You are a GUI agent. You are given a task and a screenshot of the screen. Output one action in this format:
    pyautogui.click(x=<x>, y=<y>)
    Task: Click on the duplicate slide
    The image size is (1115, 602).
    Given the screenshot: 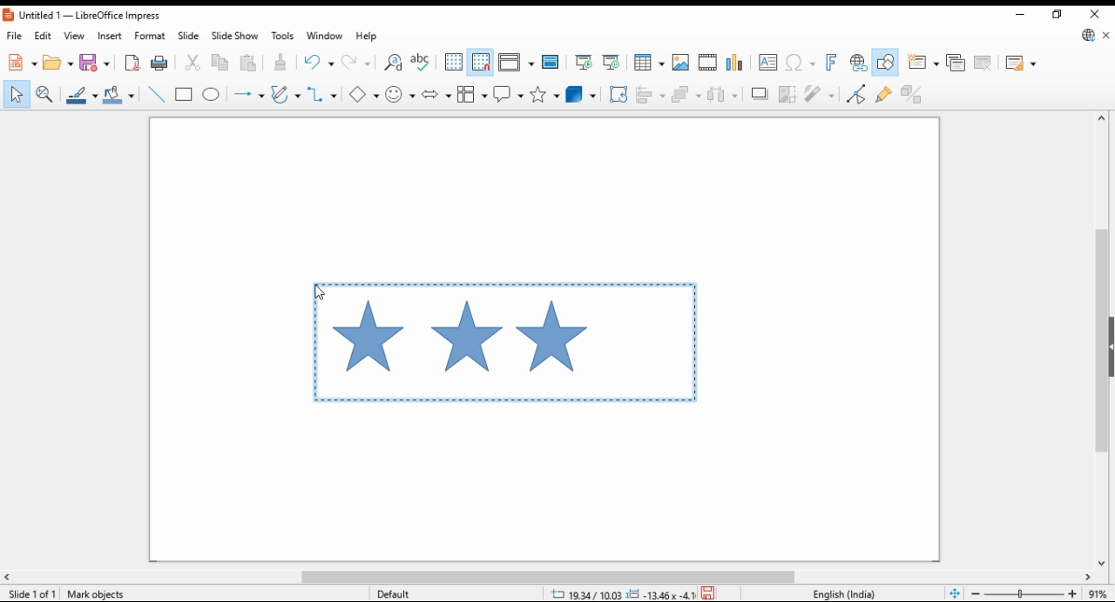 What is the action you would take?
    pyautogui.click(x=956, y=63)
    